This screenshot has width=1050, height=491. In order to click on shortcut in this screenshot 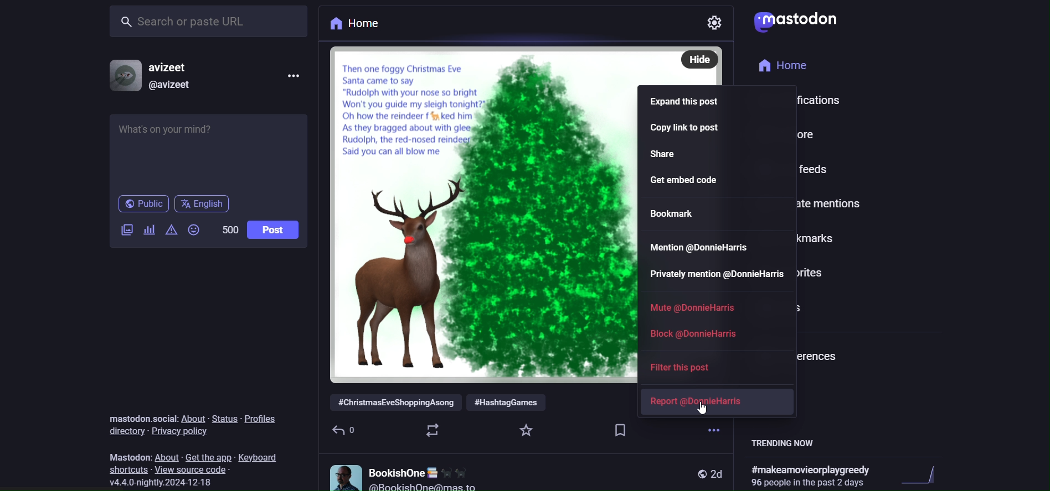, I will do `click(128, 469)`.